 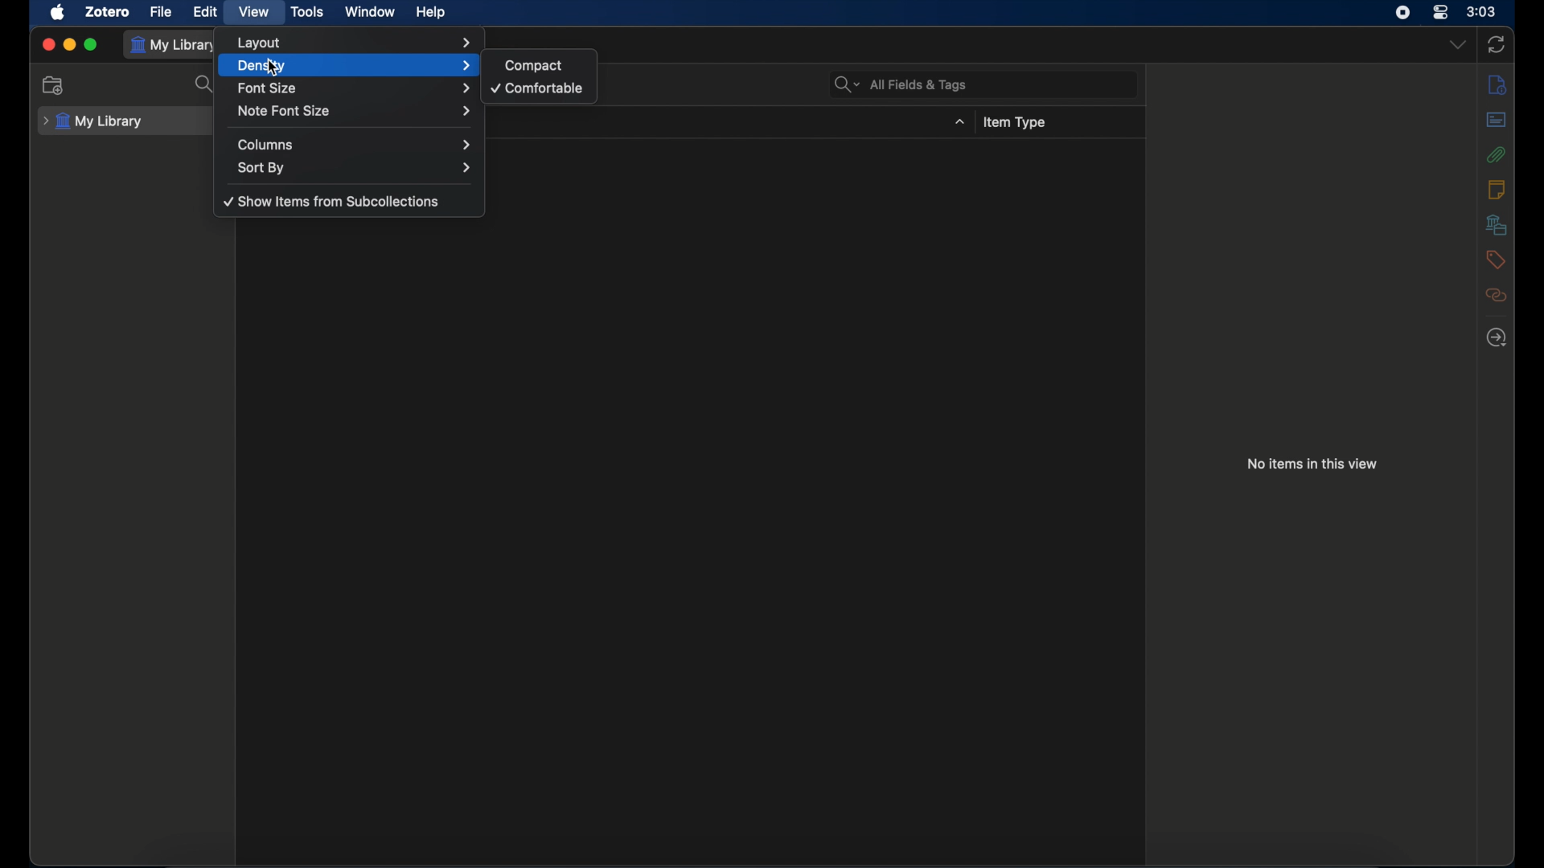 I want to click on no items in this view, so click(x=1313, y=463).